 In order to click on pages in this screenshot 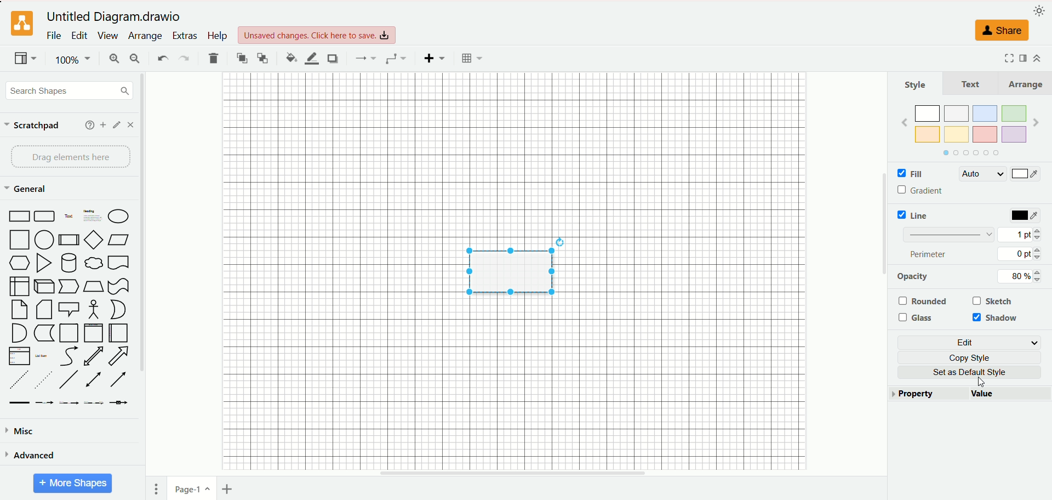, I will do `click(156, 489)`.